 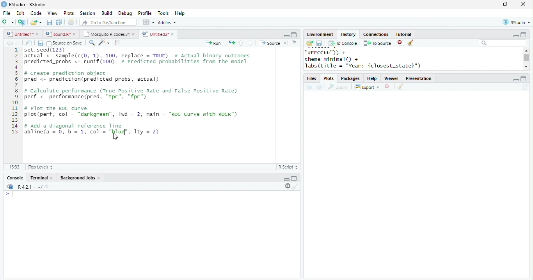 I want to click on close, so click(x=134, y=34).